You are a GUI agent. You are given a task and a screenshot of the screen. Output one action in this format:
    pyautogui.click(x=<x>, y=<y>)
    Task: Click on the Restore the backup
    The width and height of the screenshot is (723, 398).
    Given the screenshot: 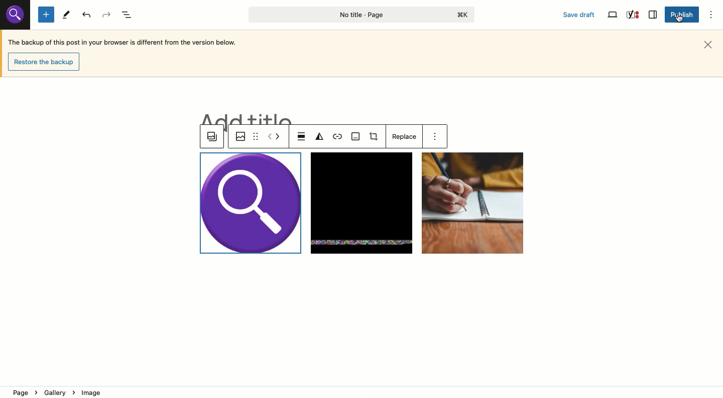 What is the action you would take?
    pyautogui.click(x=45, y=62)
    